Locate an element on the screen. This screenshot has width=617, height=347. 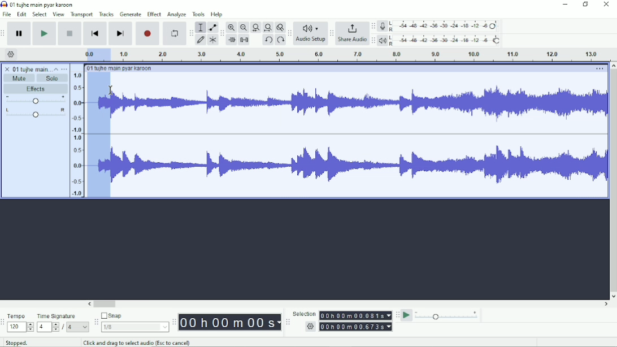
Playback Meter is located at coordinates (440, 40).